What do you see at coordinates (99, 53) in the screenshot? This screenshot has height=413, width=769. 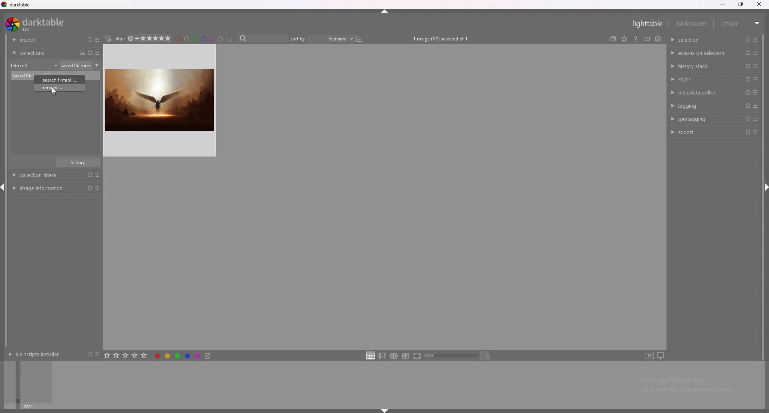 I see `presets` at bounding box center [99, 53].